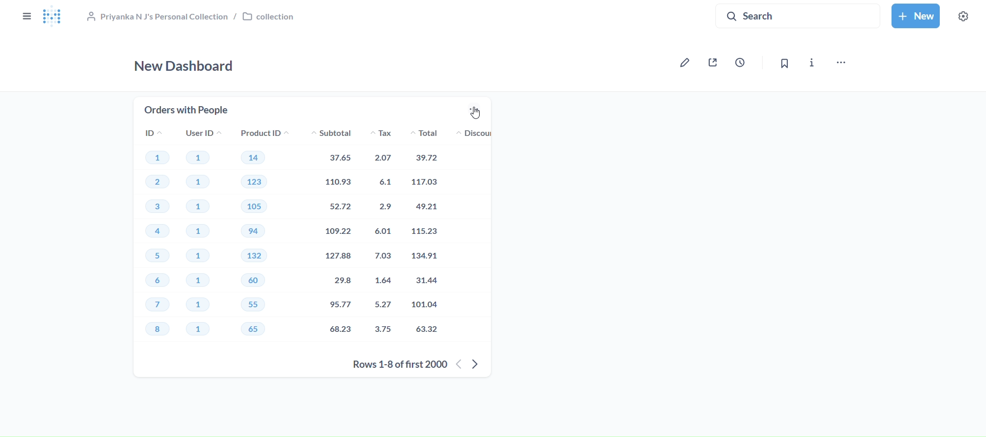  Describe the element at coordinates (475, 134) in the screenshot. I see `discount` at that location.